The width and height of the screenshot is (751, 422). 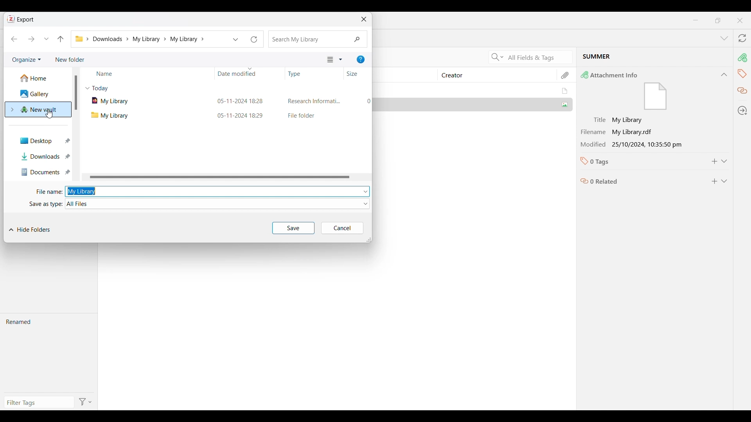 What do you see at coordinates (39, 79) in the screenshot?
I see `Home` at bounding box center [39, 79].